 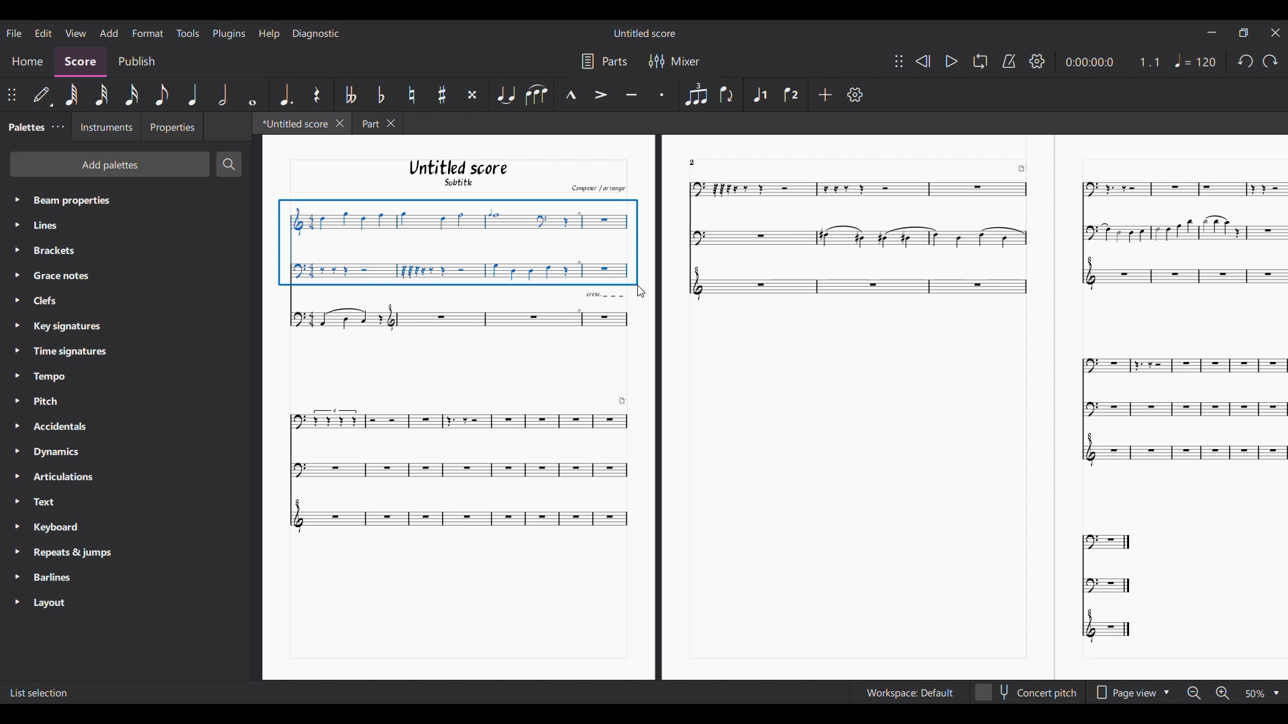 What do you see at coordinates (462, 420) in the screenshot?
I see `` at bounding box center [462, 420].